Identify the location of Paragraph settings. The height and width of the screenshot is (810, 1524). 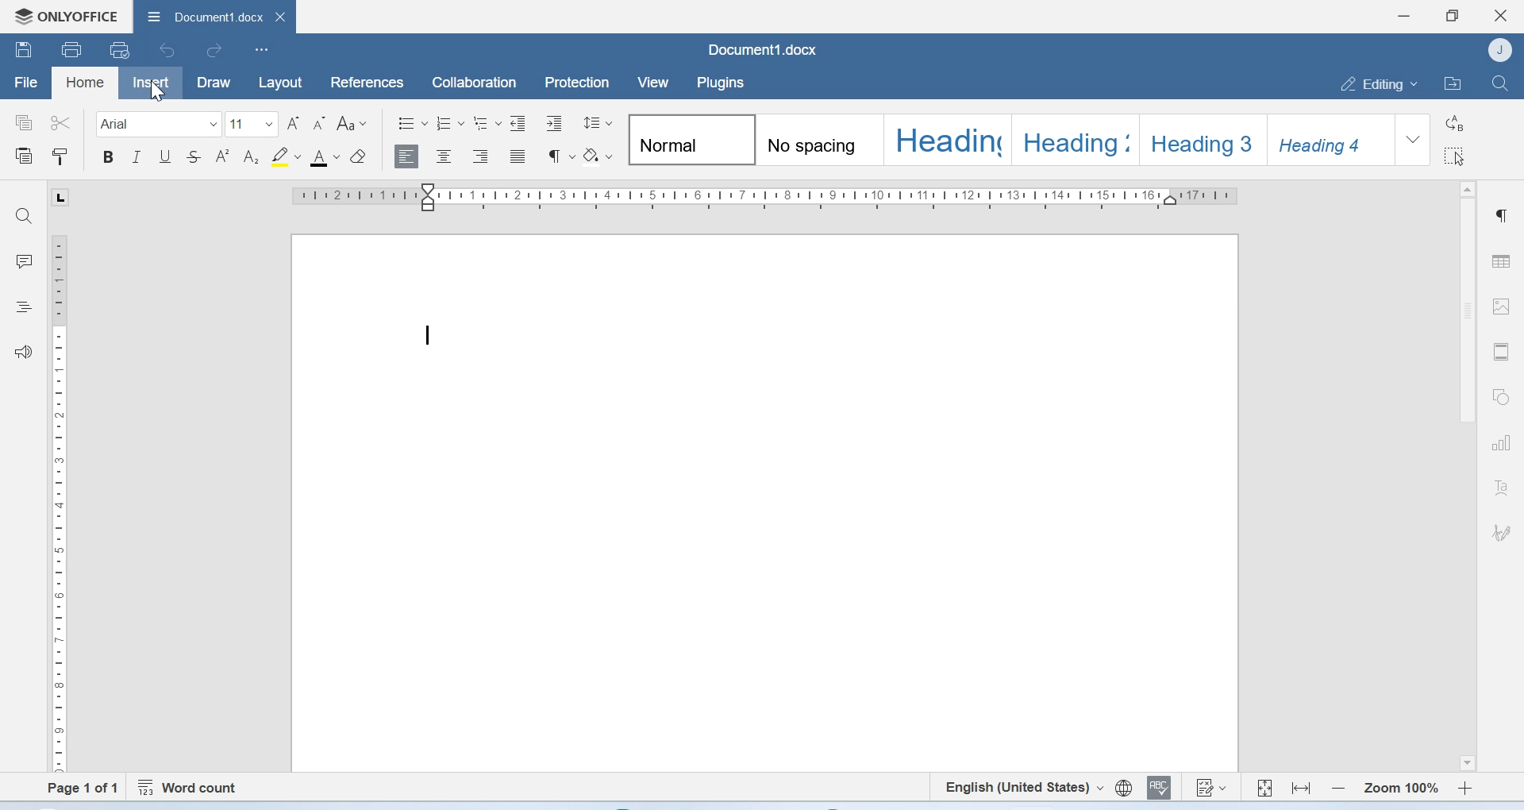
(558, 157).